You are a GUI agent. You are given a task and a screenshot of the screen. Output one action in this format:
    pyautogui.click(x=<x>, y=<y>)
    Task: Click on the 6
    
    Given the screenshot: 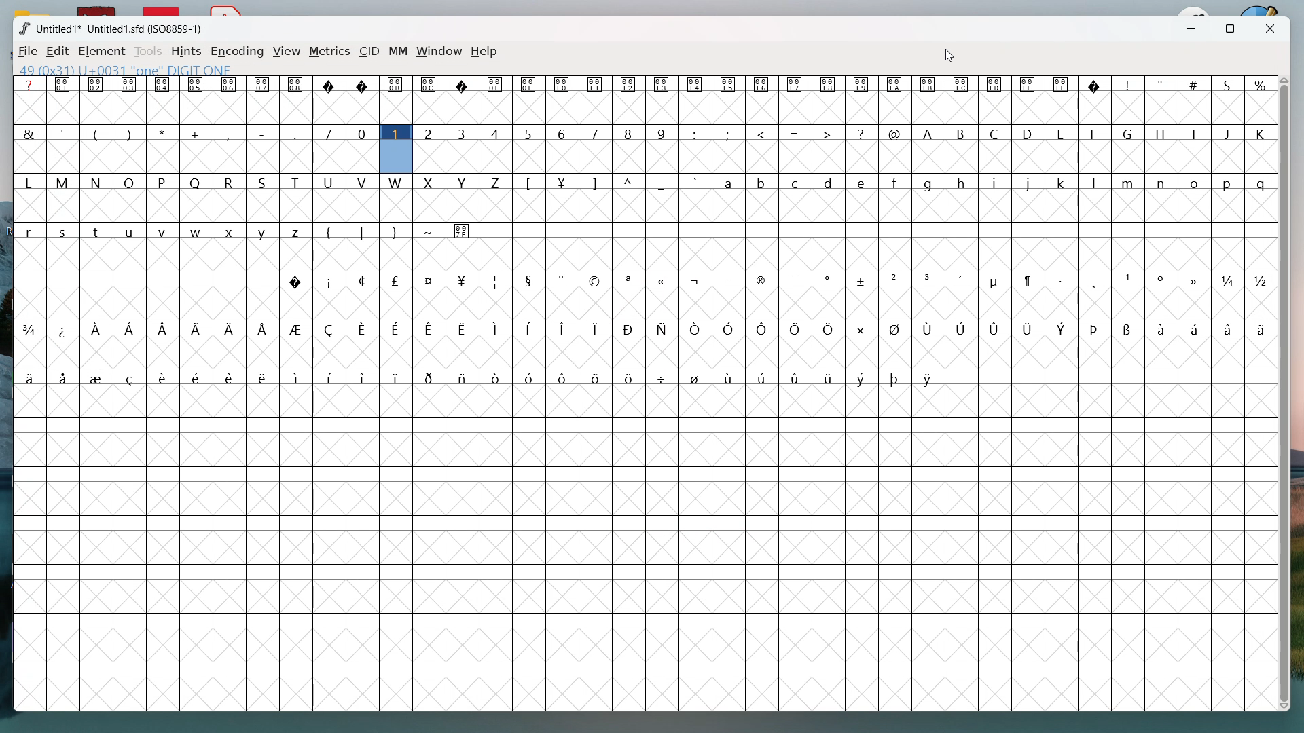 What is the action you would take?
    pyautogui.click(x=562, y=133)
    